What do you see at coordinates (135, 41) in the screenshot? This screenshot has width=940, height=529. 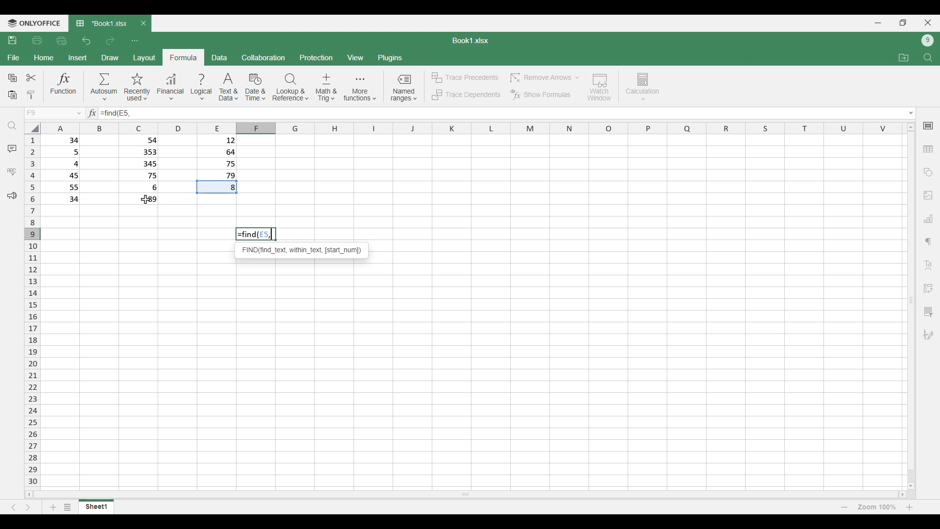 I see `Customize quick access toolbar` at bounding box center [135, 41].